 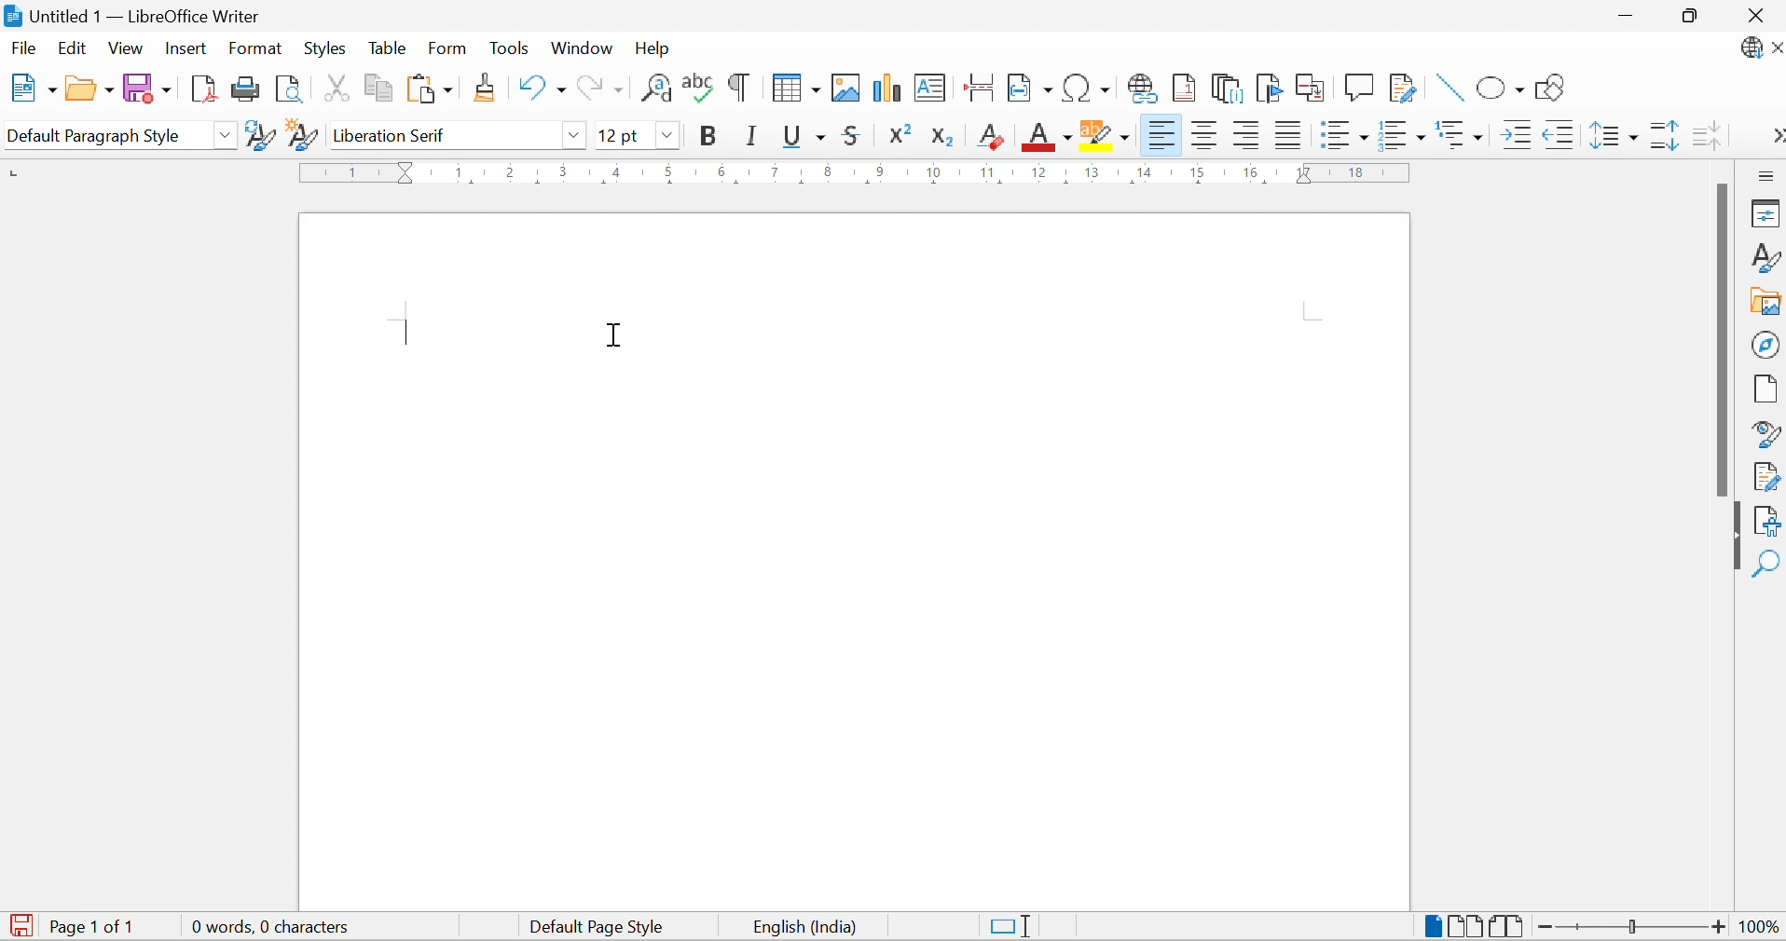 I want to click on New, so click(x=30, y=87).